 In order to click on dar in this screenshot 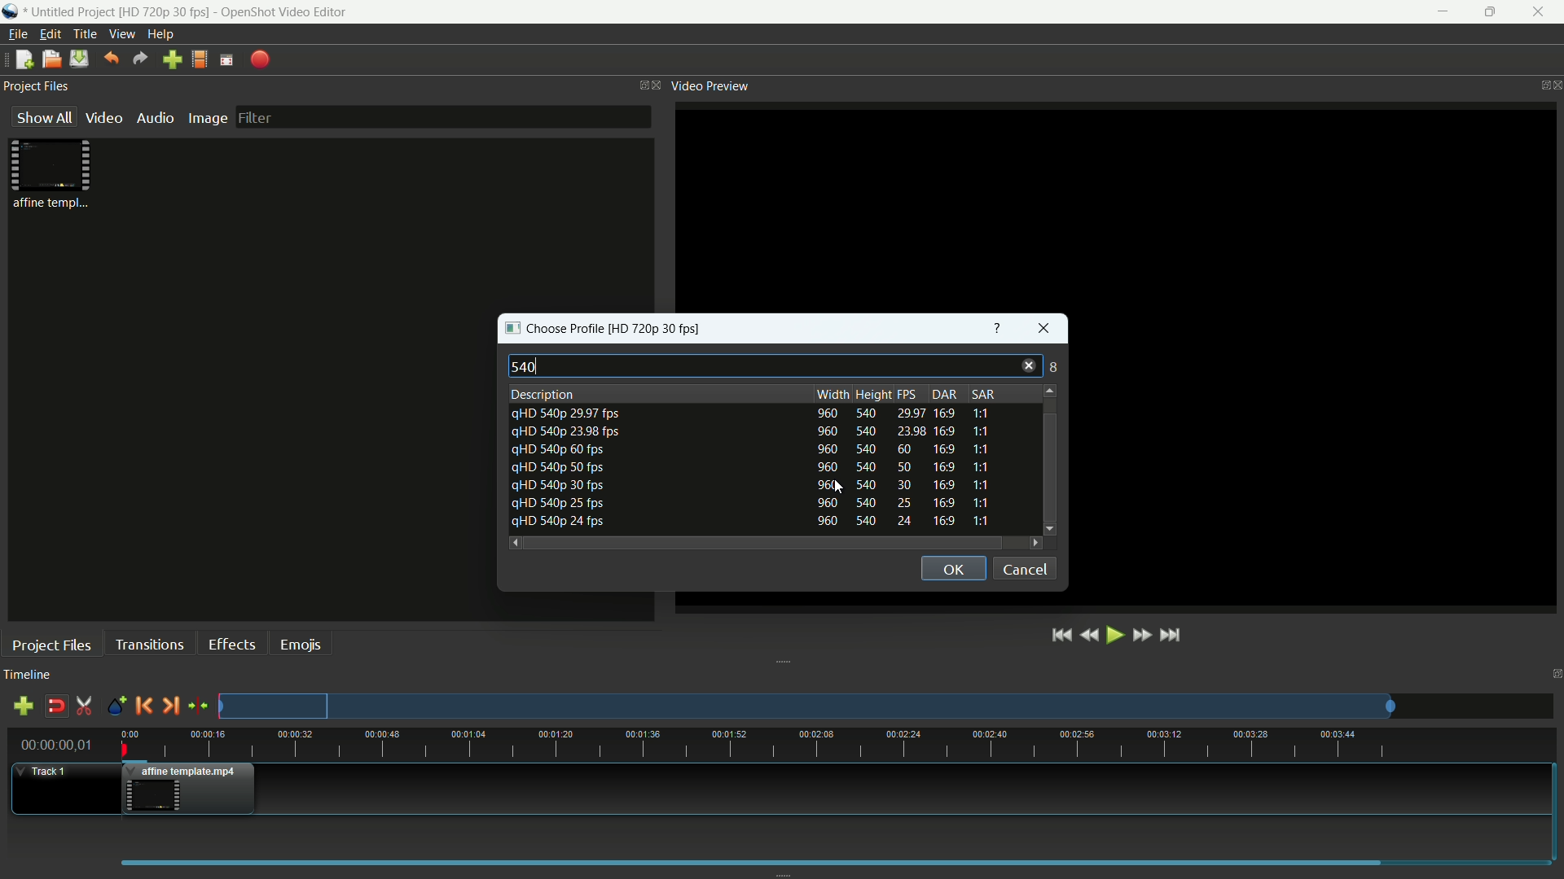, I will do `click(942, 393)`.